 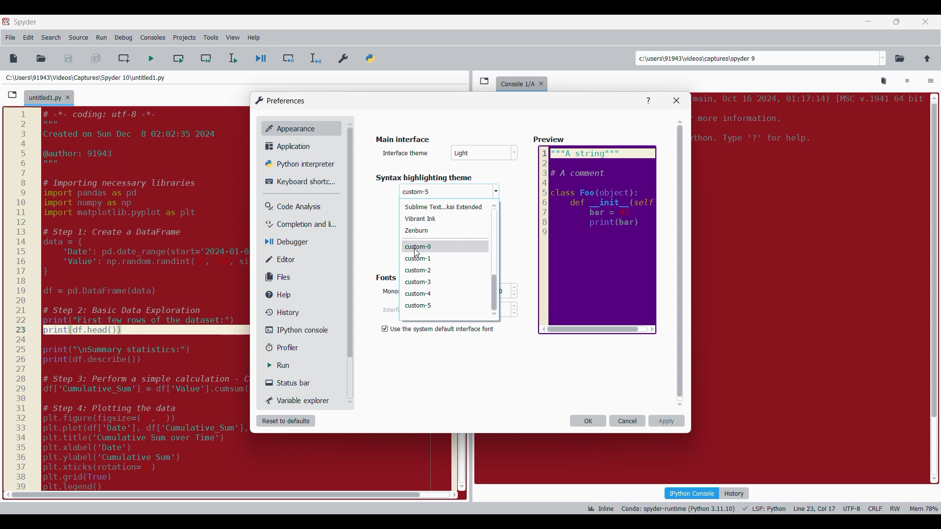 I want to click on Minimize, so click(x=868, y=22).